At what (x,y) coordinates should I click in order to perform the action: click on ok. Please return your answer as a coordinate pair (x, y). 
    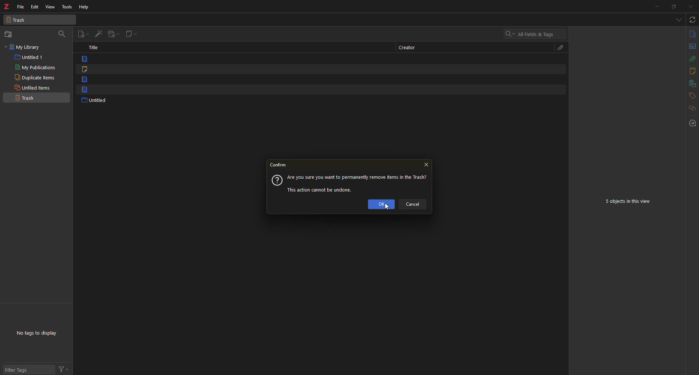
    Looking at the image, I should click on (382, 205).